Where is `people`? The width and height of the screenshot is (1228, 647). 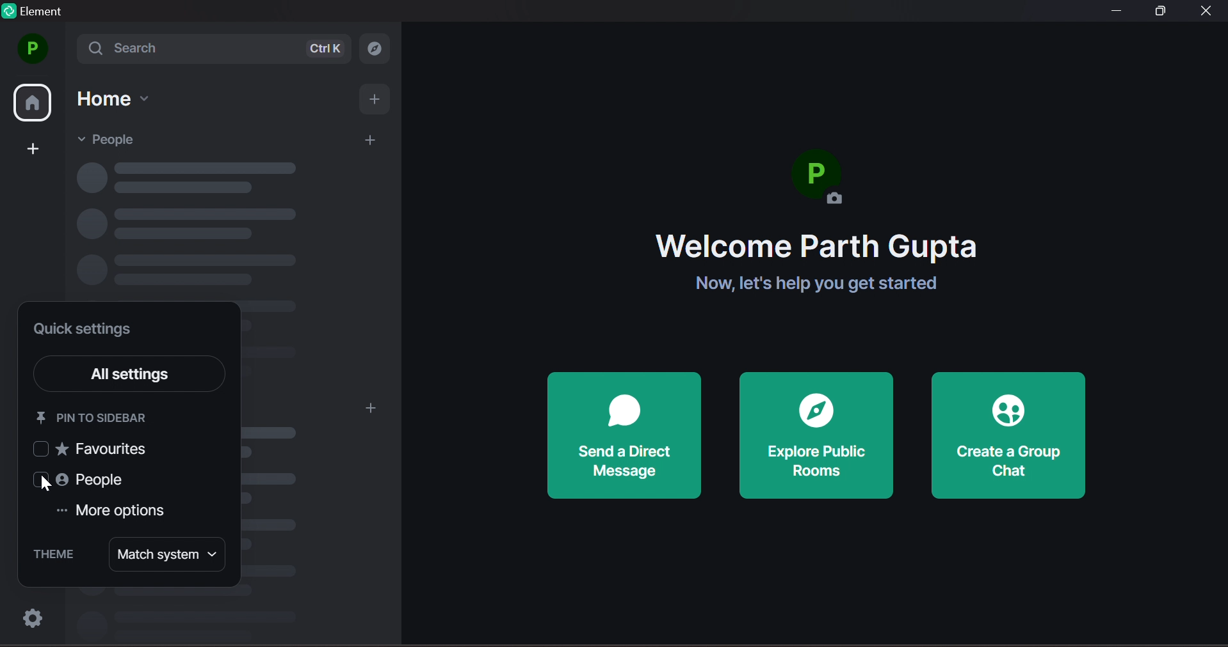 people is located at coordinates (113, 139).